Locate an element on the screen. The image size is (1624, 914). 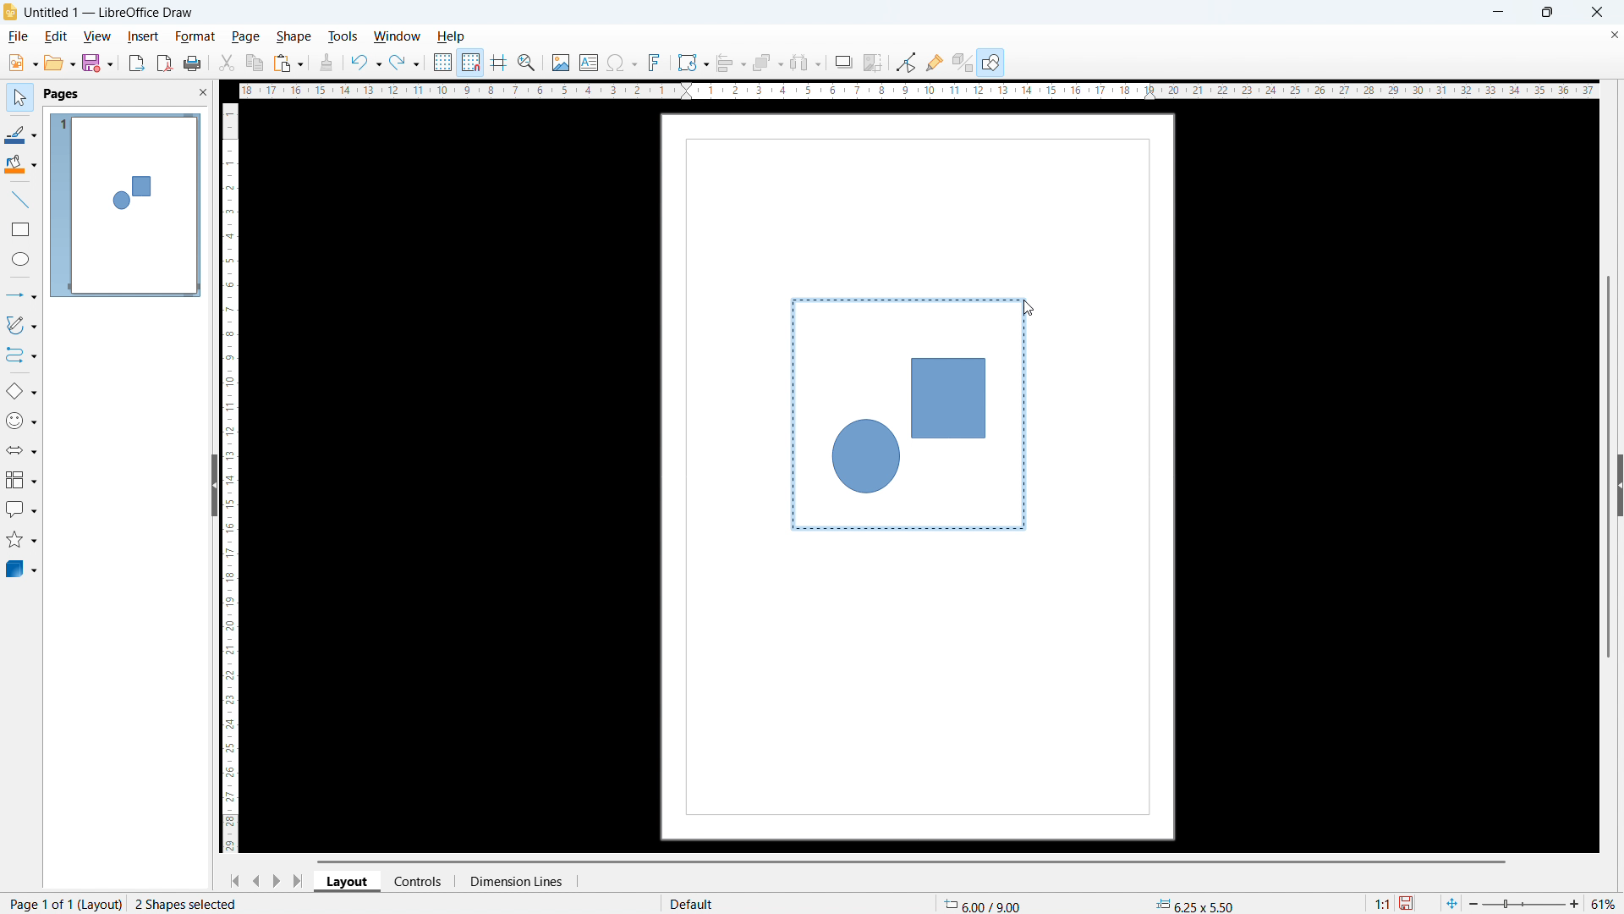
toggle extrusion is located at coordinates (963, 63).